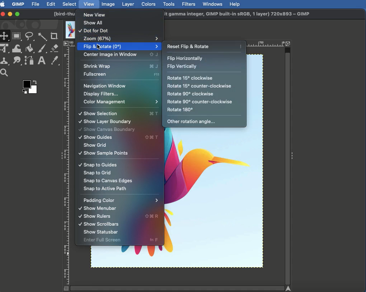 This screenshot has width=366, height=292. Describe the element at coordinates (169, 4) in the screenshot. I see `Tools` at that location.